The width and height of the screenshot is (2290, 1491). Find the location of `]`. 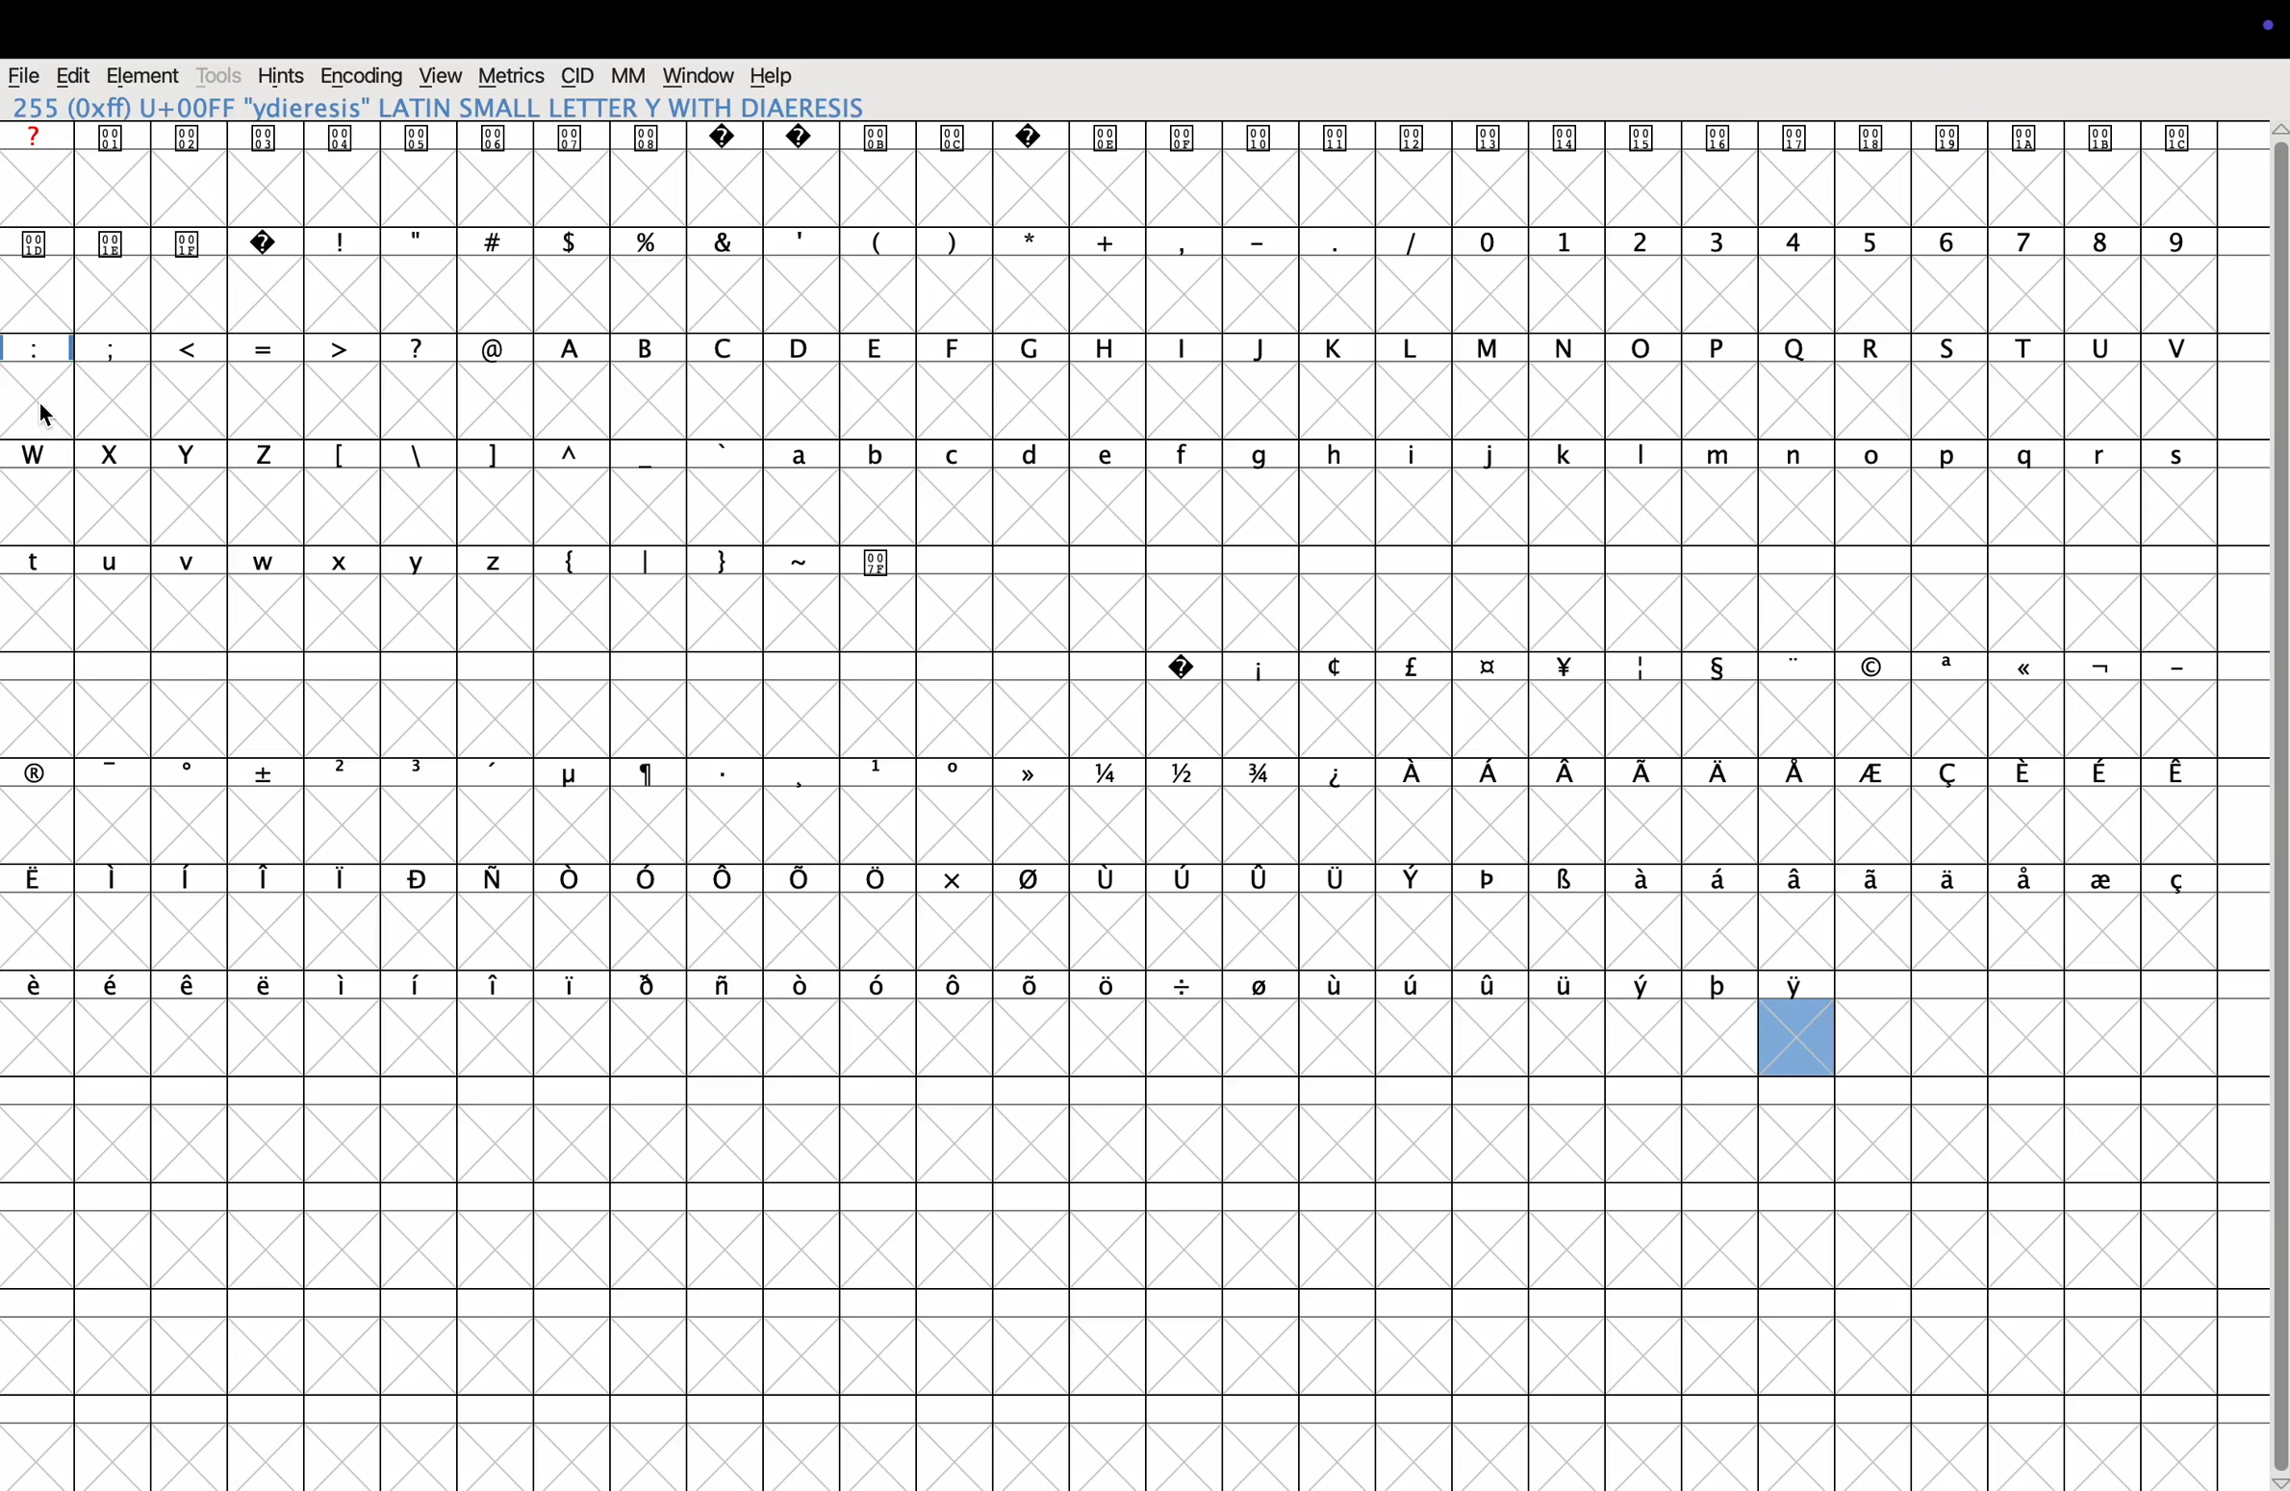

] is located at coordinates (498, 483).